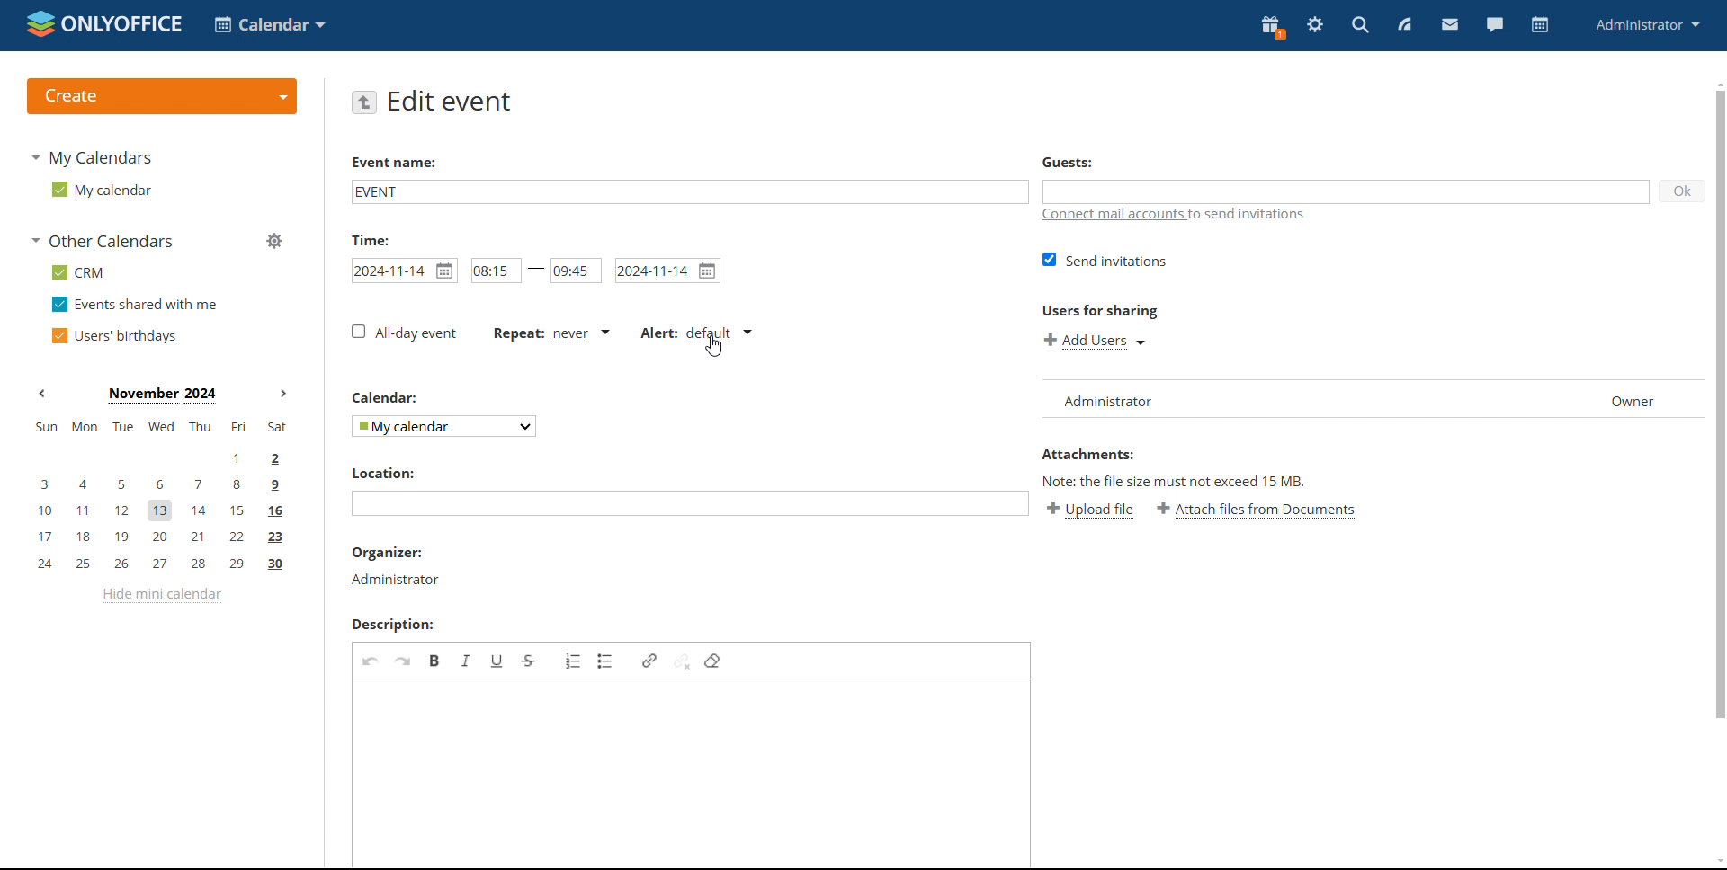 The height and width of the screenshot is (870, 1727). Describe the element at coordinates (467, 661) in the screenshot. I see `italic` at that location.